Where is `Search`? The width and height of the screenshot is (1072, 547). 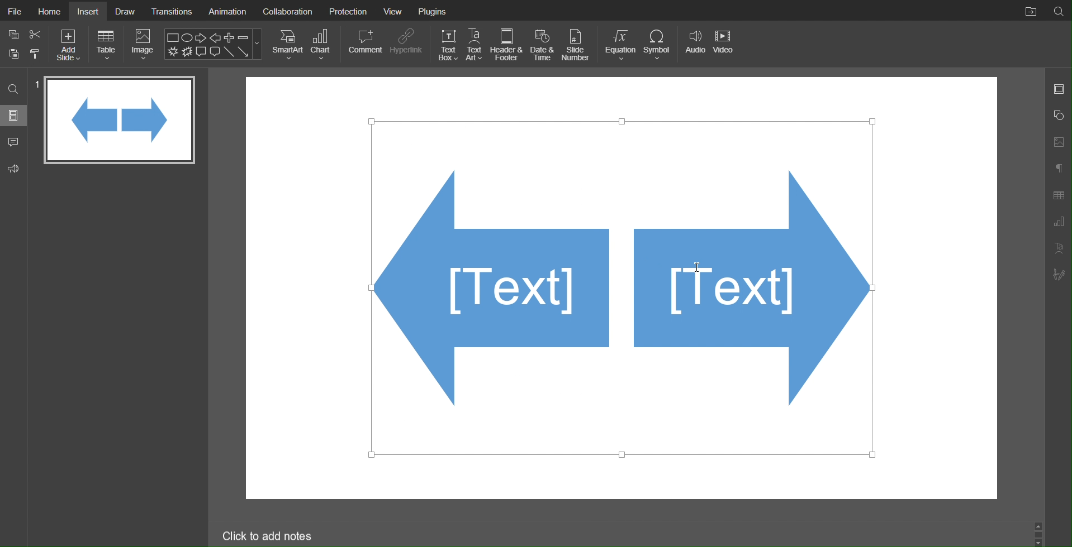 Search is located at coordinates (1059, 11).